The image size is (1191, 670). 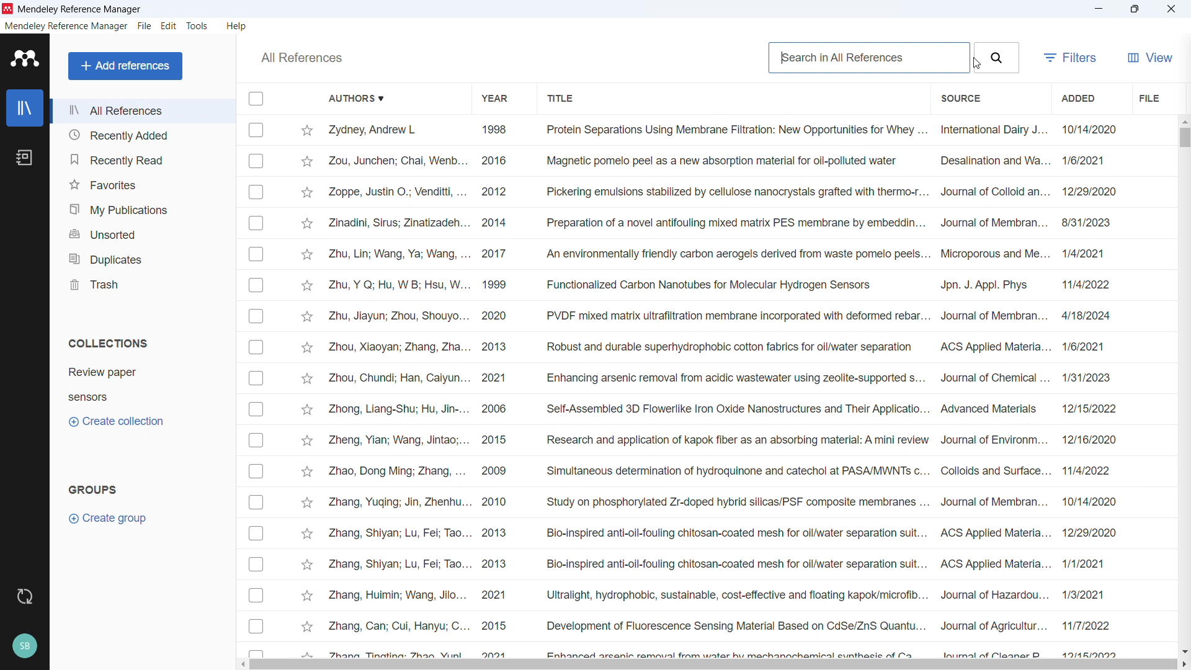 I want to click on year of publication of individual entries , so click(x=494, y=389).